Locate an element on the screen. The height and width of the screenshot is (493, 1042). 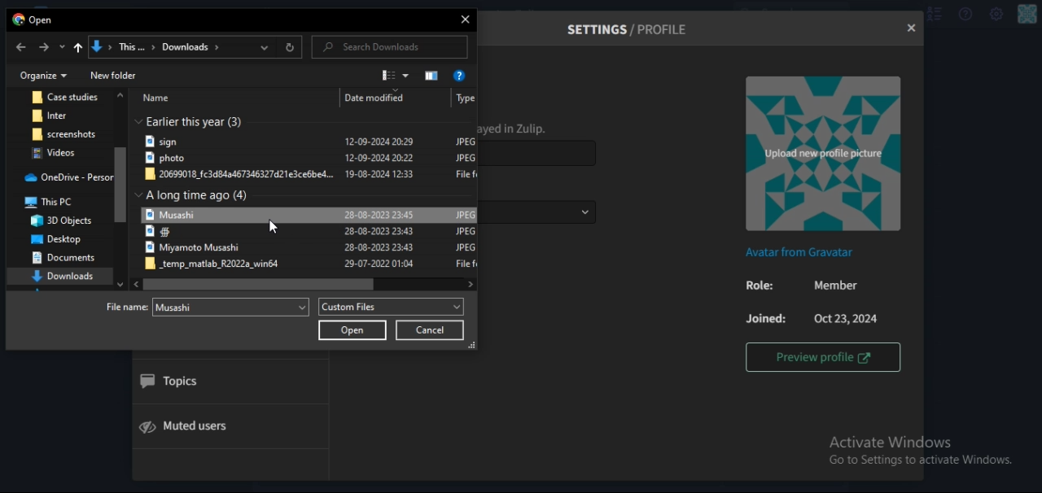
search is located at coordinates (377, 47).